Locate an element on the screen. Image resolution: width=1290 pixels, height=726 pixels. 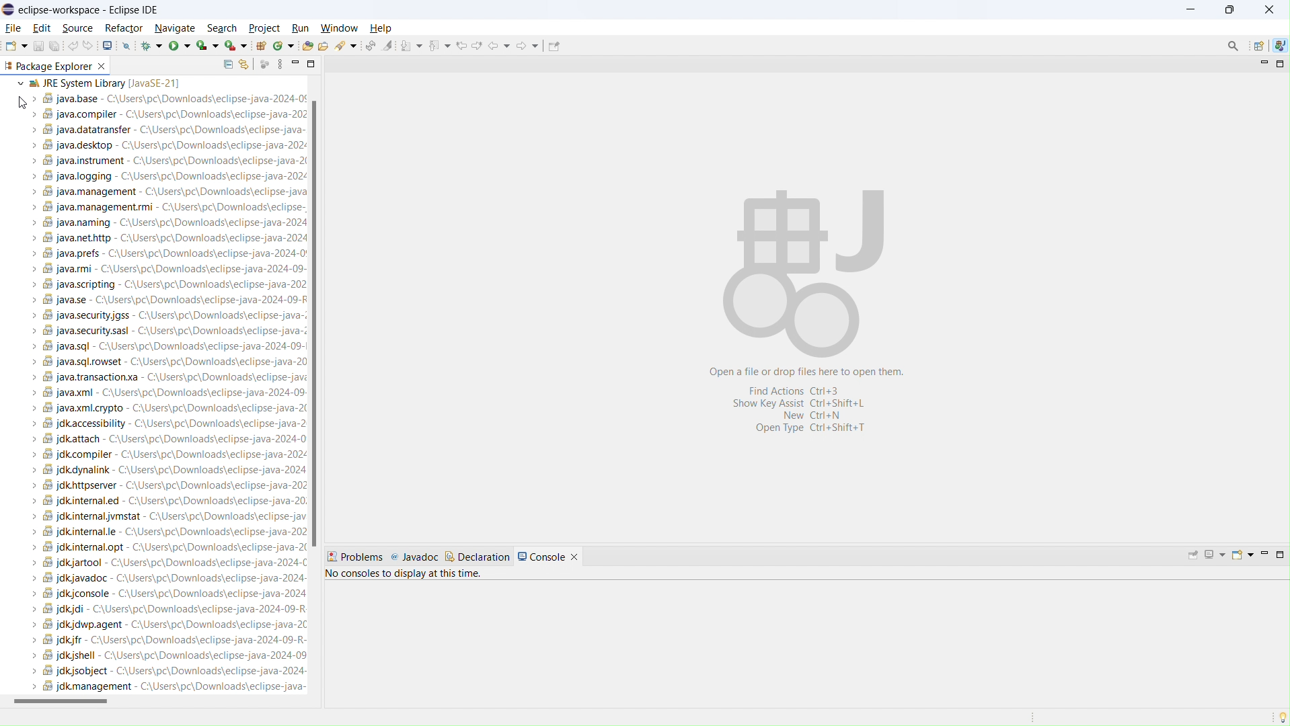
toggle ant editor auto reconcile is located at coordinates (371, 45).